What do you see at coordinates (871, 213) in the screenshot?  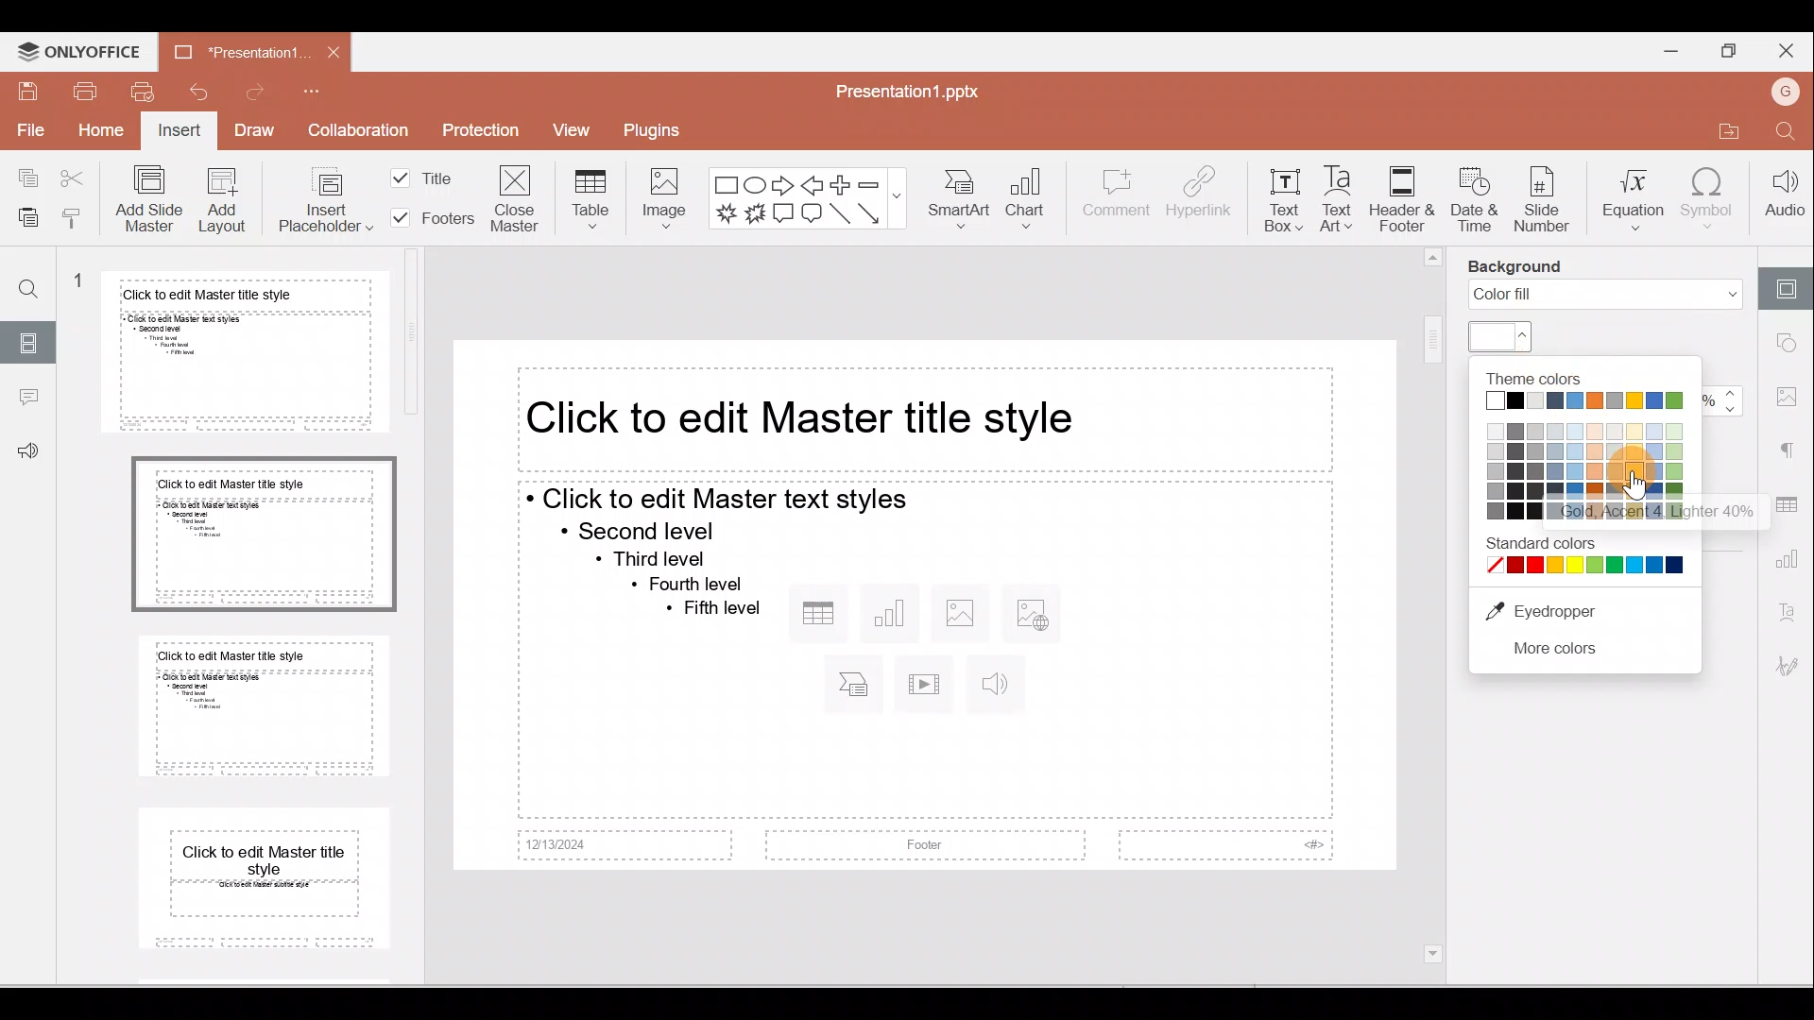 I see `Arrow` at bounding box center [871, 213].